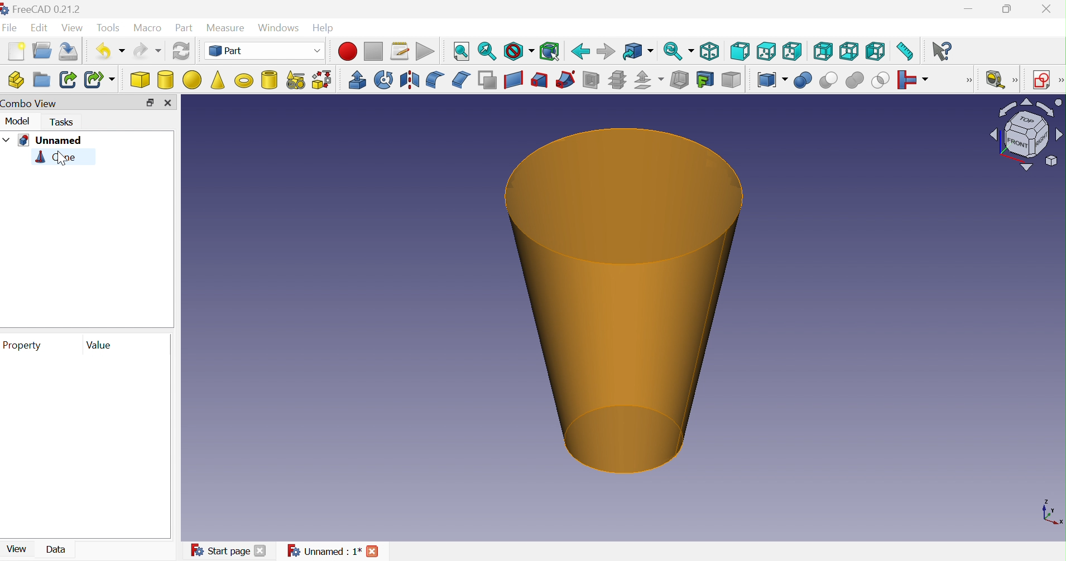 The width and height of the screenshot is (1066, 561). What do you see at coordinates (17, 123) in the screenshot?
I see `Model` at bounding box center [17, 123].